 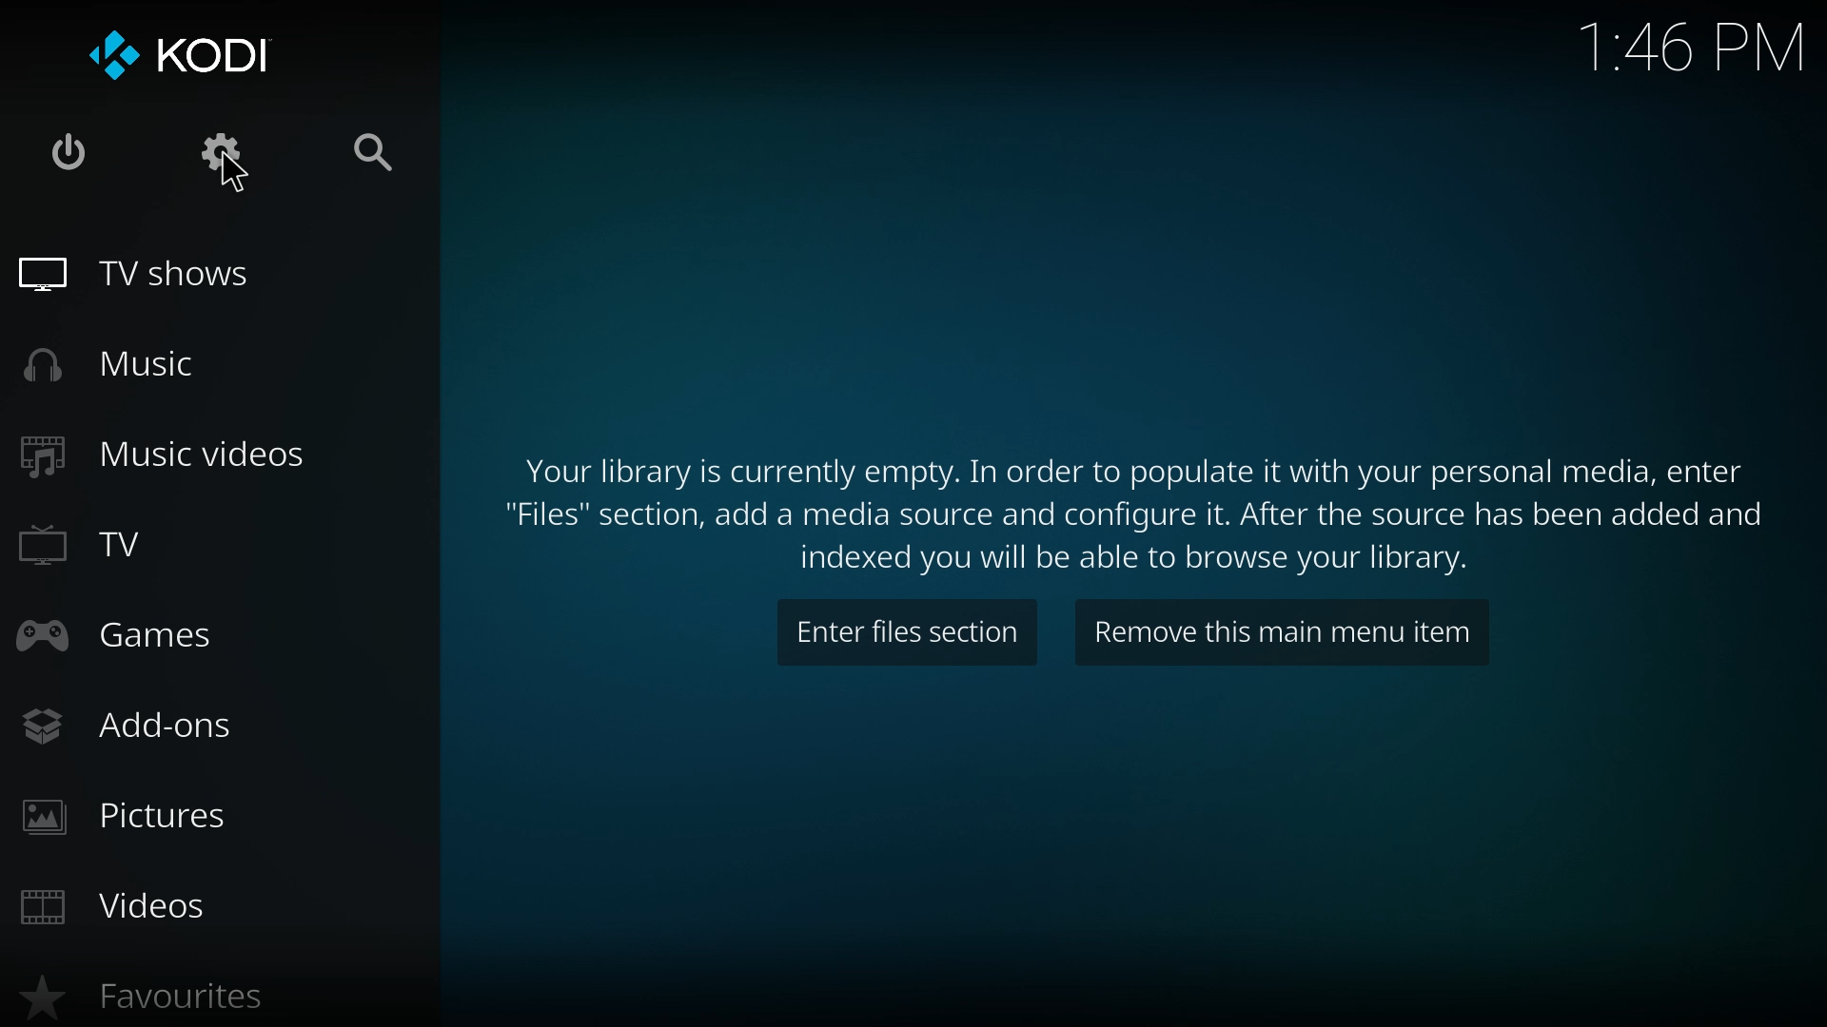 I want to click on tv, so click(x=169, y=544).